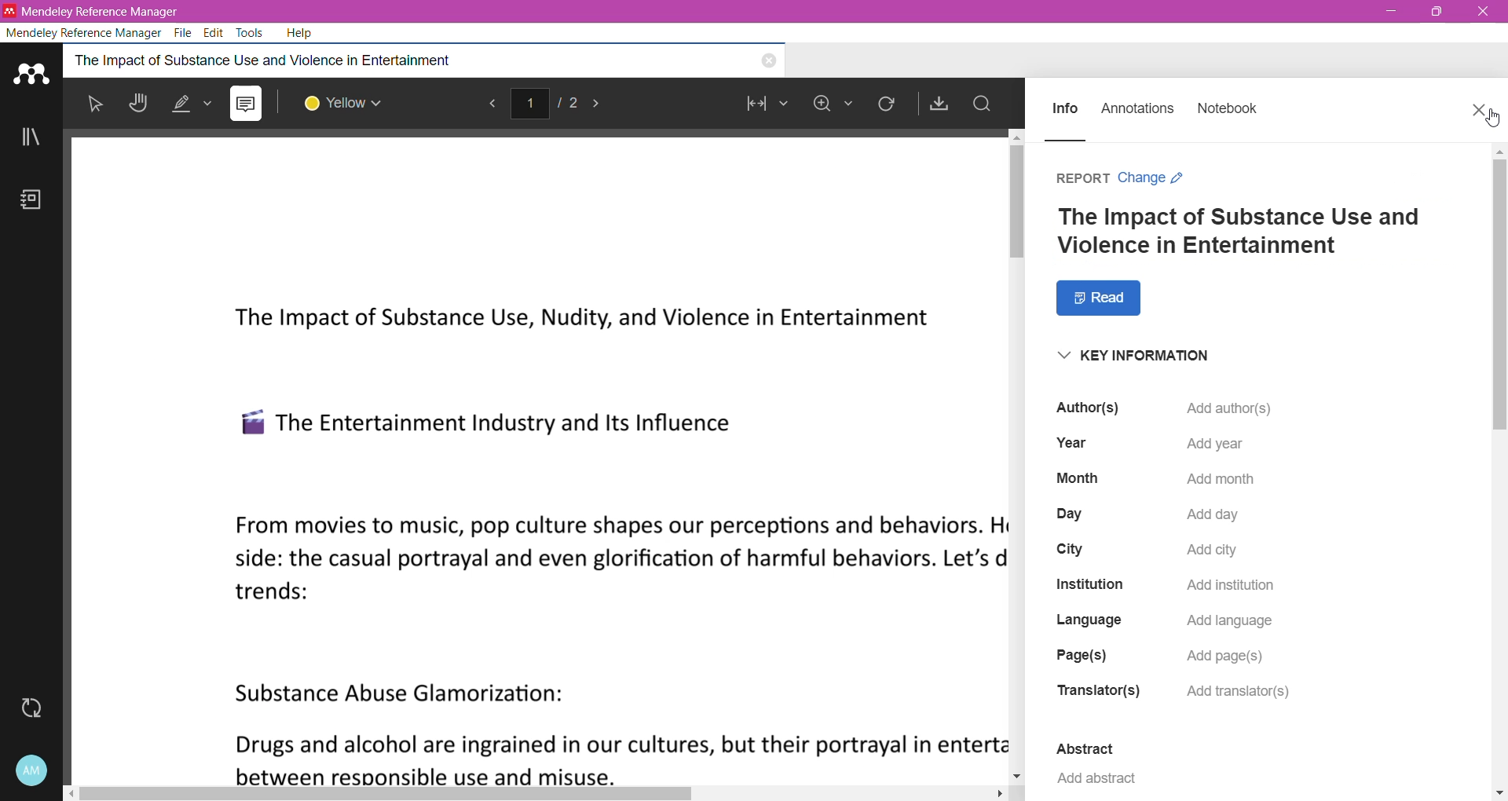 This screenshot has width=1508, height=801. Describe the element at coordinates (602, 105) in the screenshot. I see `Go to next page` at that location.